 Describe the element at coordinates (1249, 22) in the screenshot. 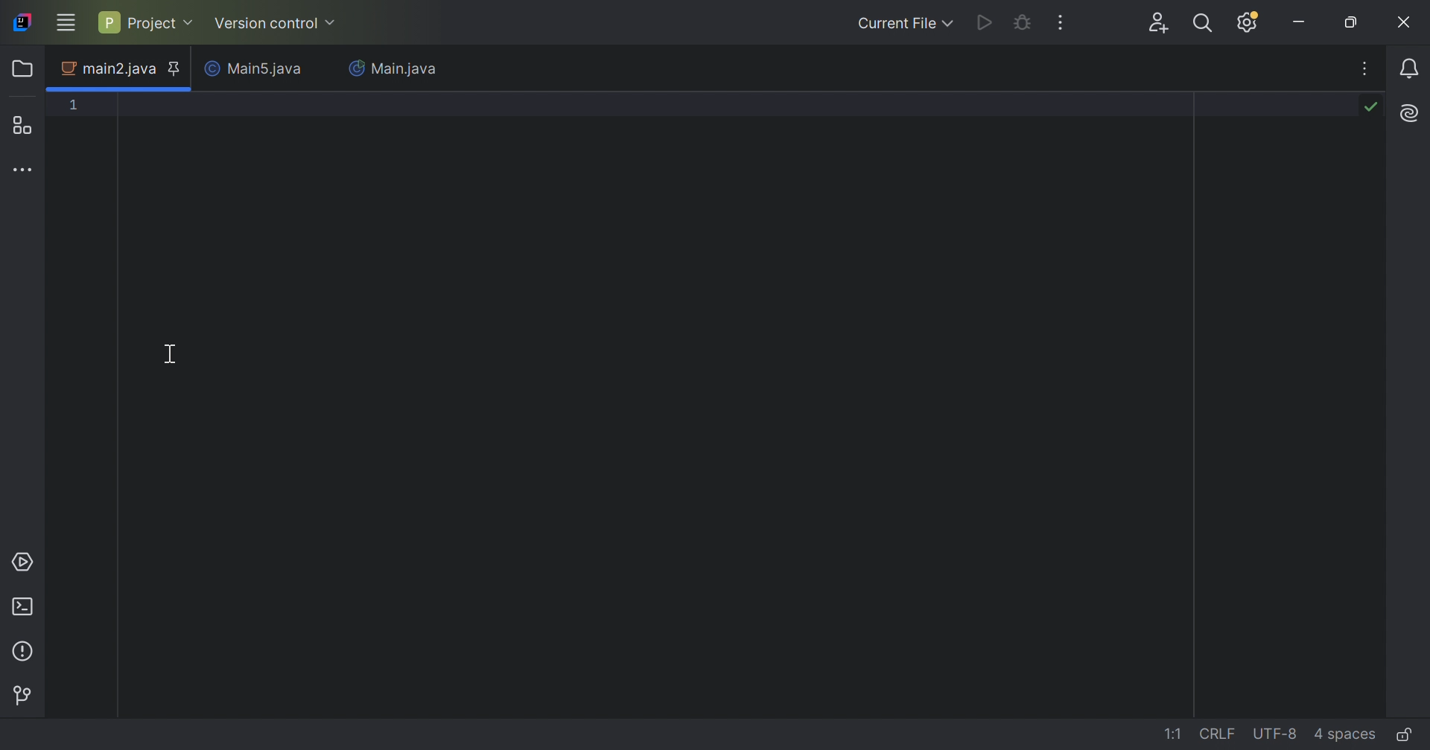

I see `Updates available. IDE and Project Settings.` at that location.